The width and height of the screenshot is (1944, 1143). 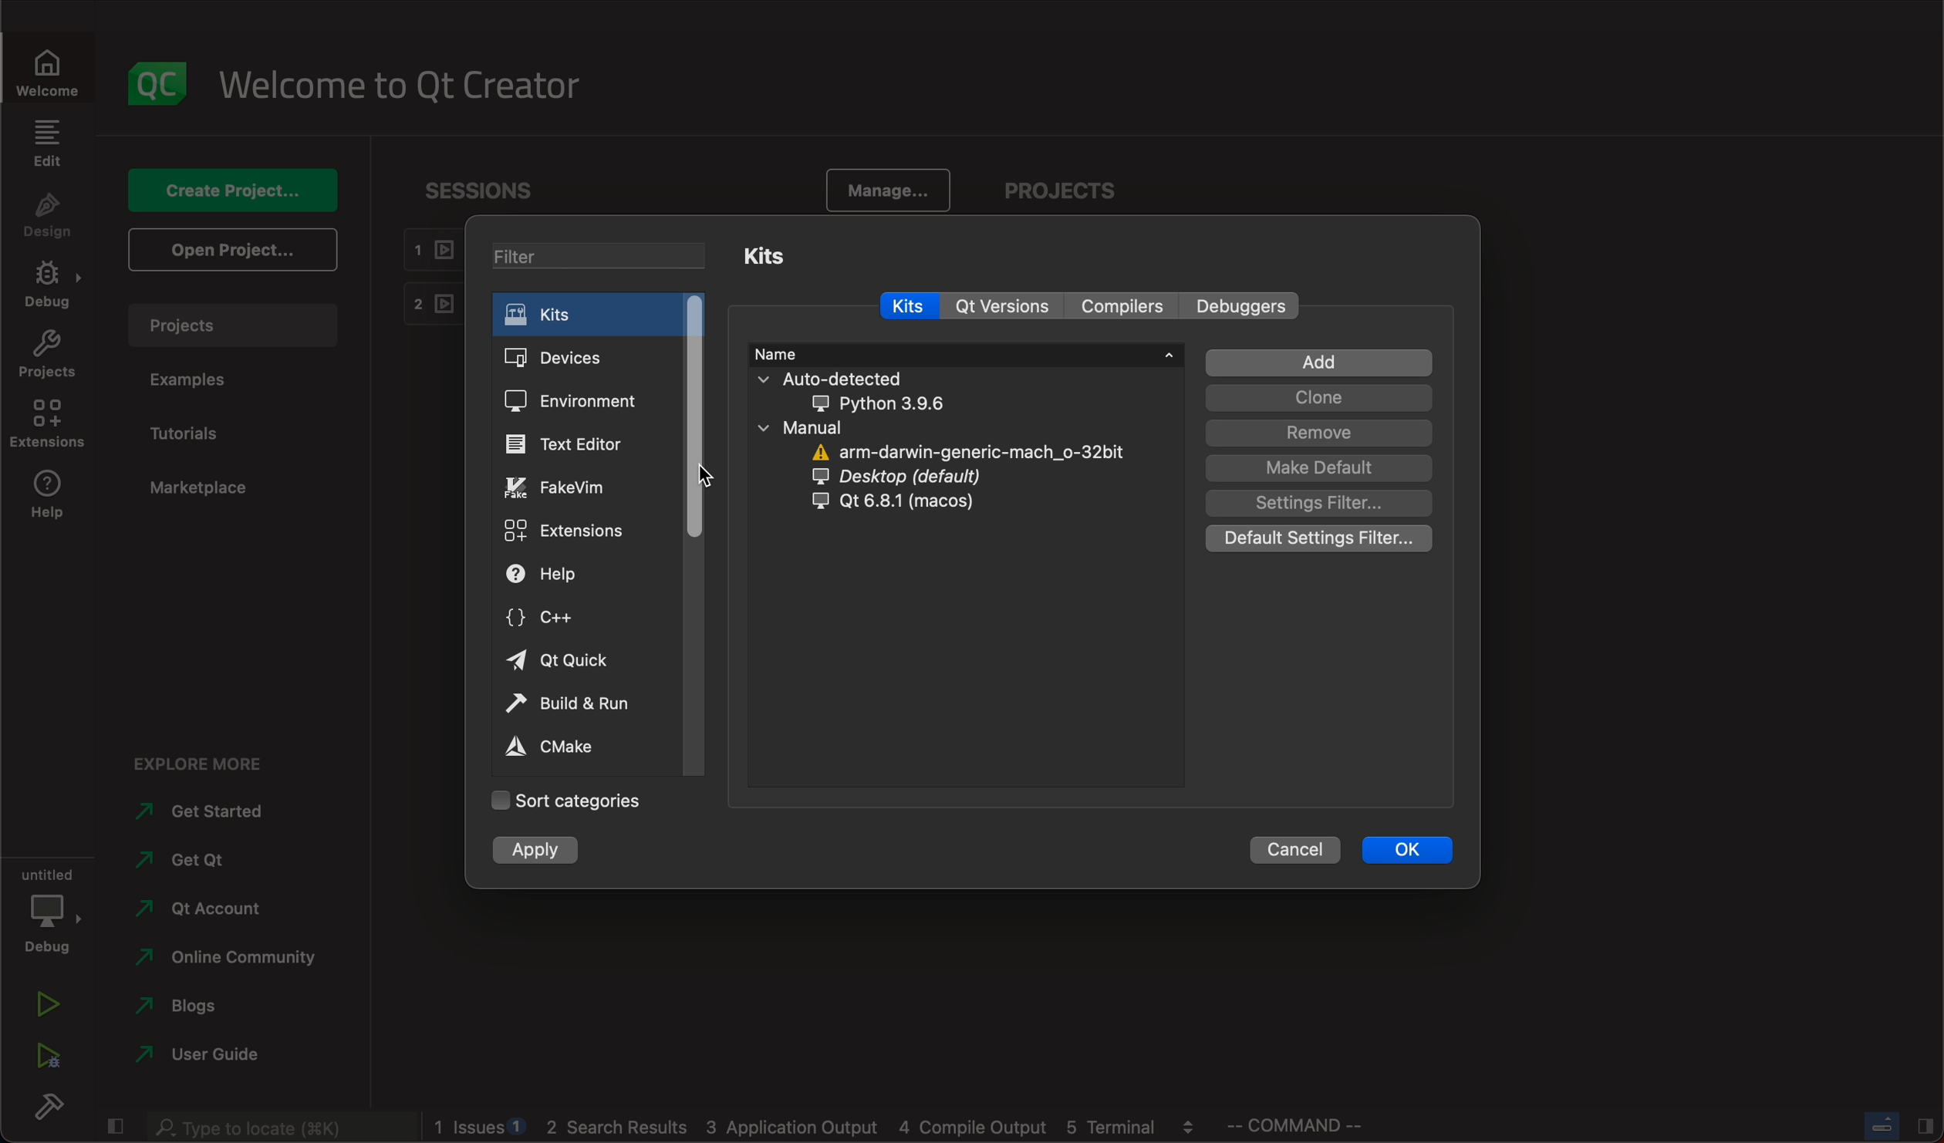 What do you see at coordinates (815, 1126) in the screenshot?
I see `logs` at bounding box center [815, 1126].